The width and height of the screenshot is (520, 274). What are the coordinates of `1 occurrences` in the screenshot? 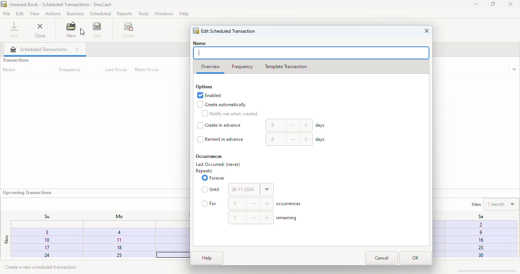 It's located at (266, 204).